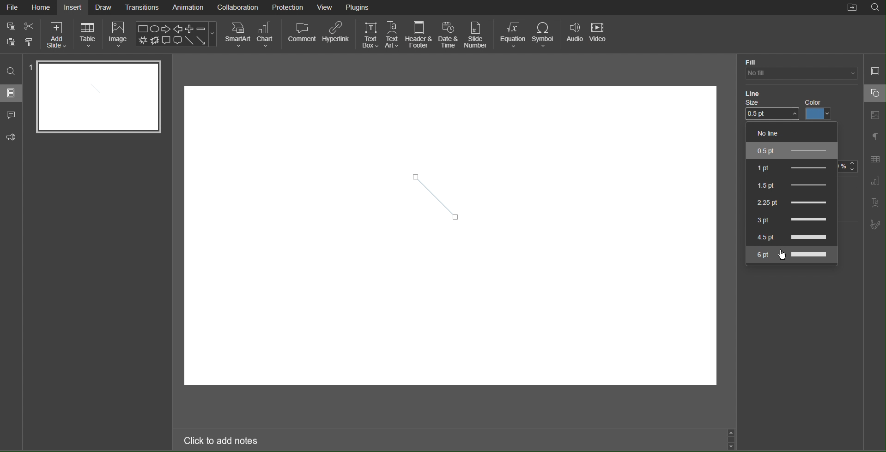 The image size is (886, 452). Describe the element at coordinates (98, 97) in the screenshot. I see `Slide 1` at that location.